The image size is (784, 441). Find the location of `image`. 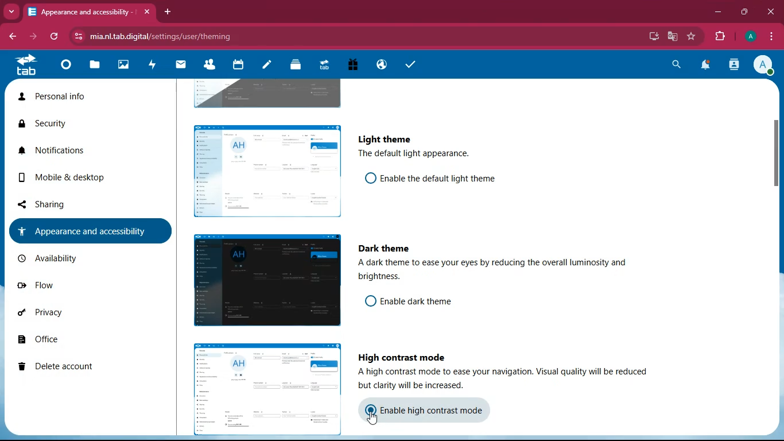

image is located at coordinates (264, 169).